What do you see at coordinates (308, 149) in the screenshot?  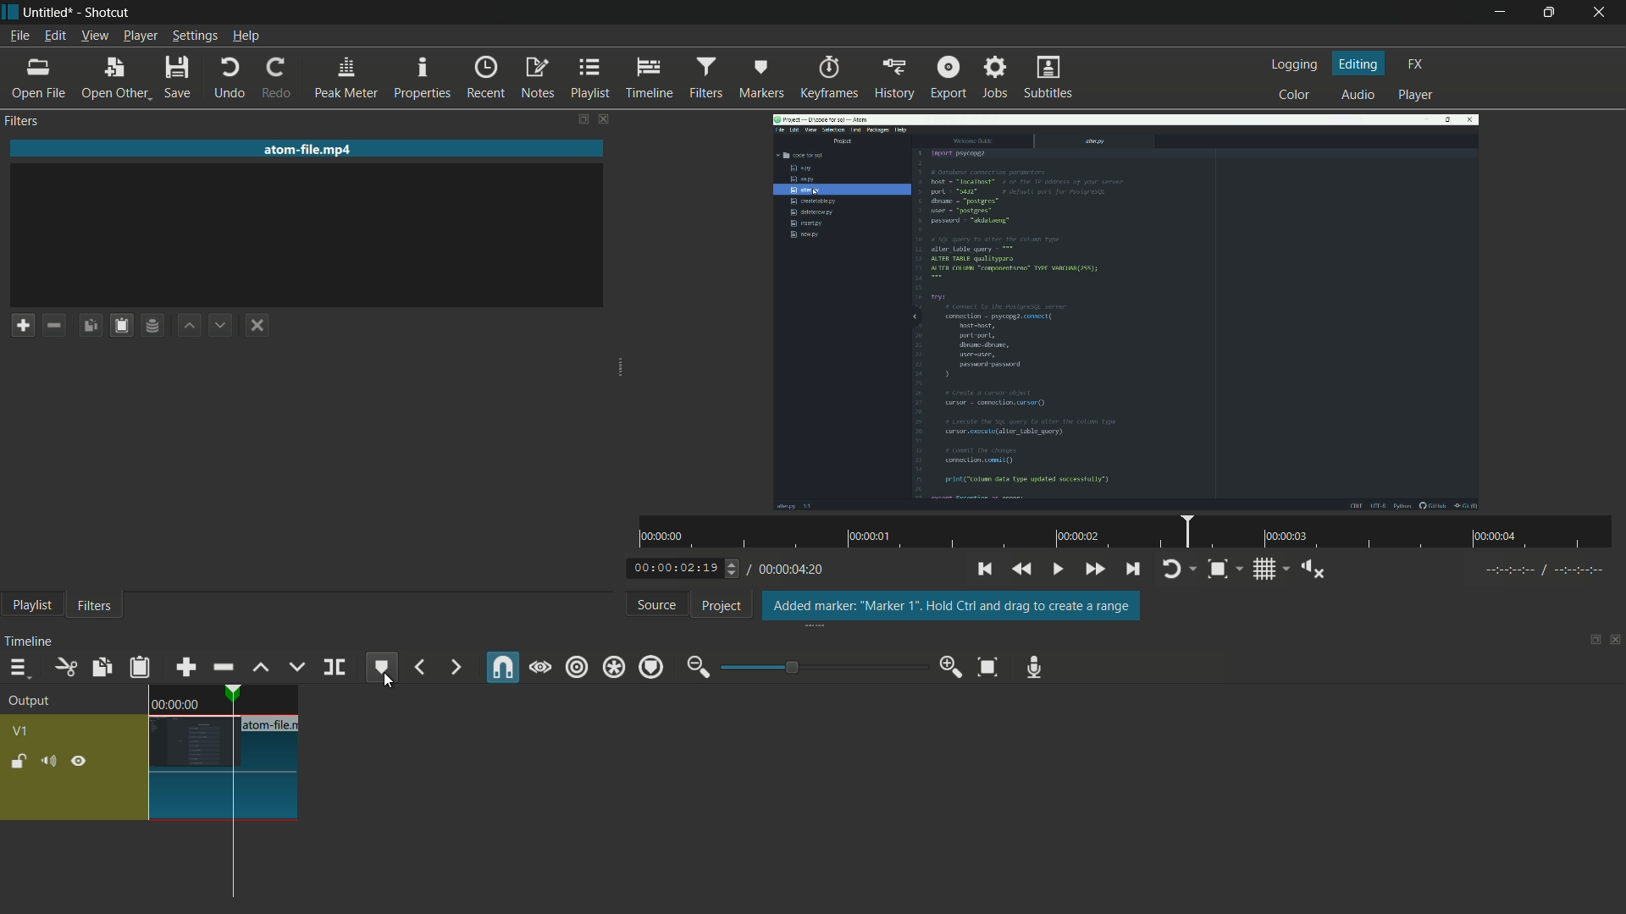 I see `imported file name` at bounding box center [308, 149].